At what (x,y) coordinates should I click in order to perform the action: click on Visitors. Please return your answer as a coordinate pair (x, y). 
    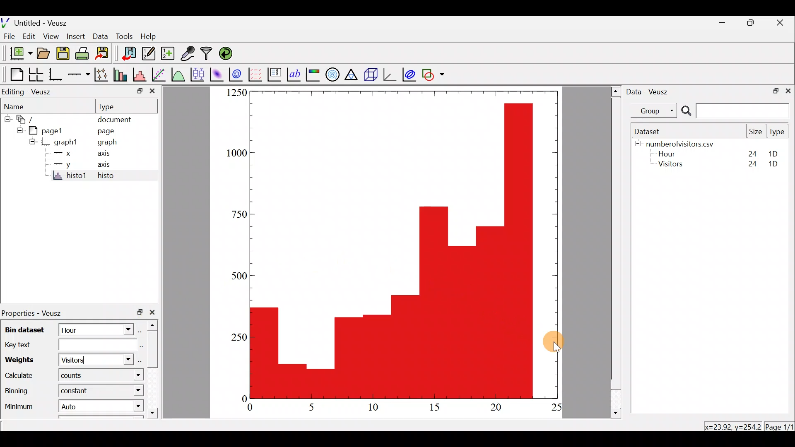
    Looking at the image, I should click on (674, 166).